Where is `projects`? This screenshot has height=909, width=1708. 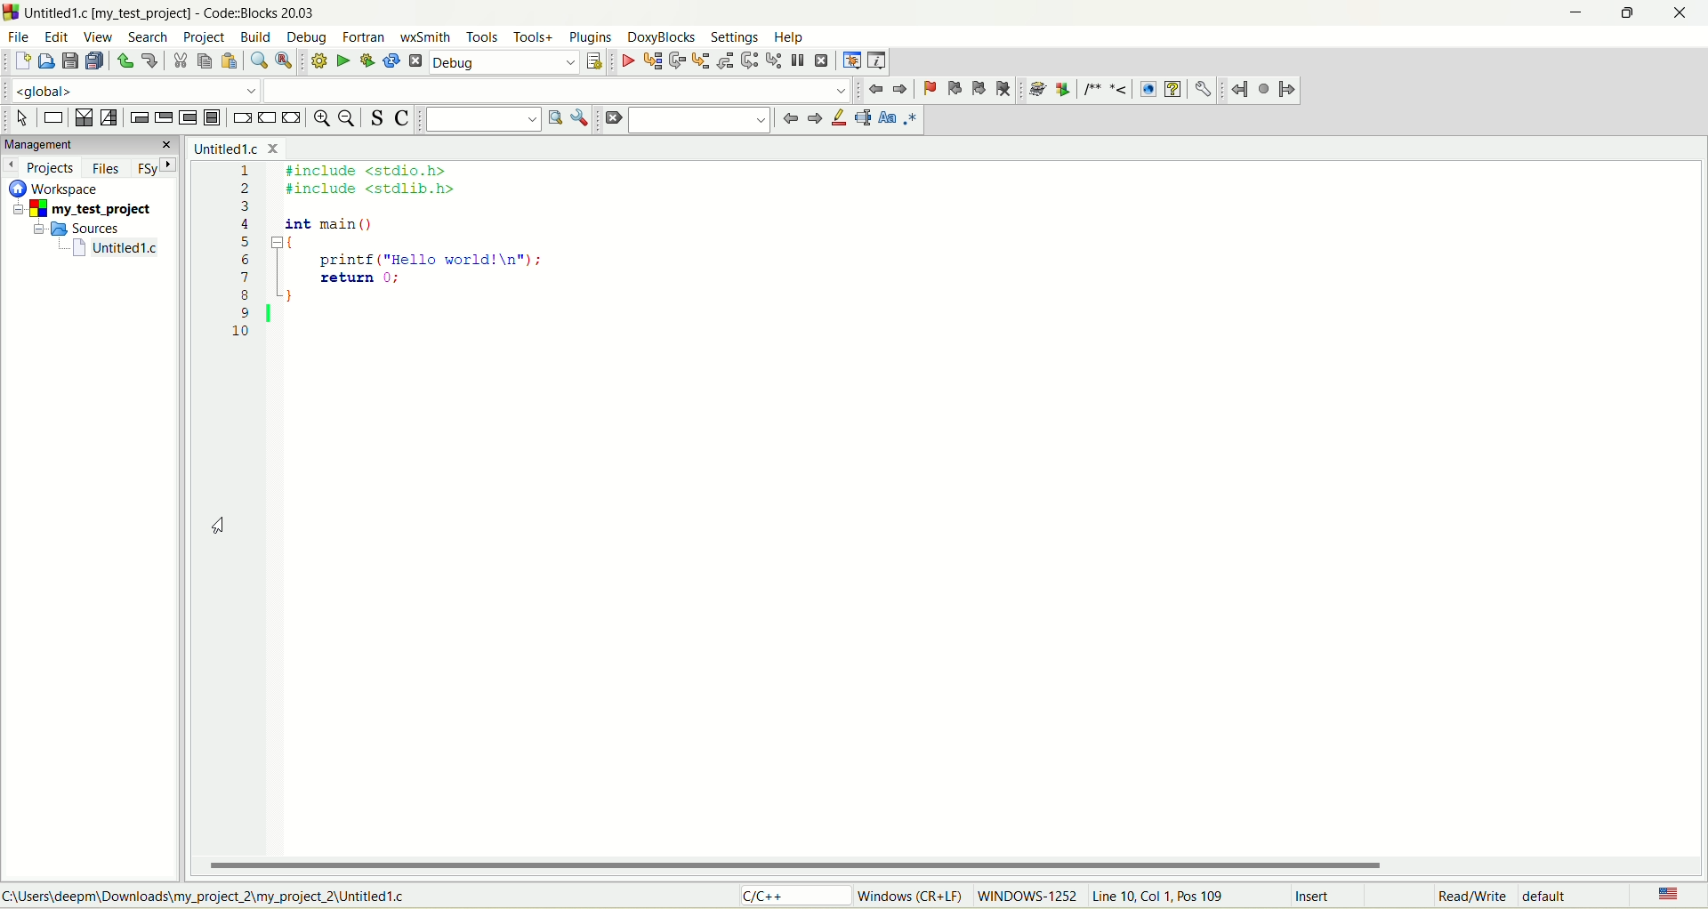
projects is located at coordinates (42, 169).